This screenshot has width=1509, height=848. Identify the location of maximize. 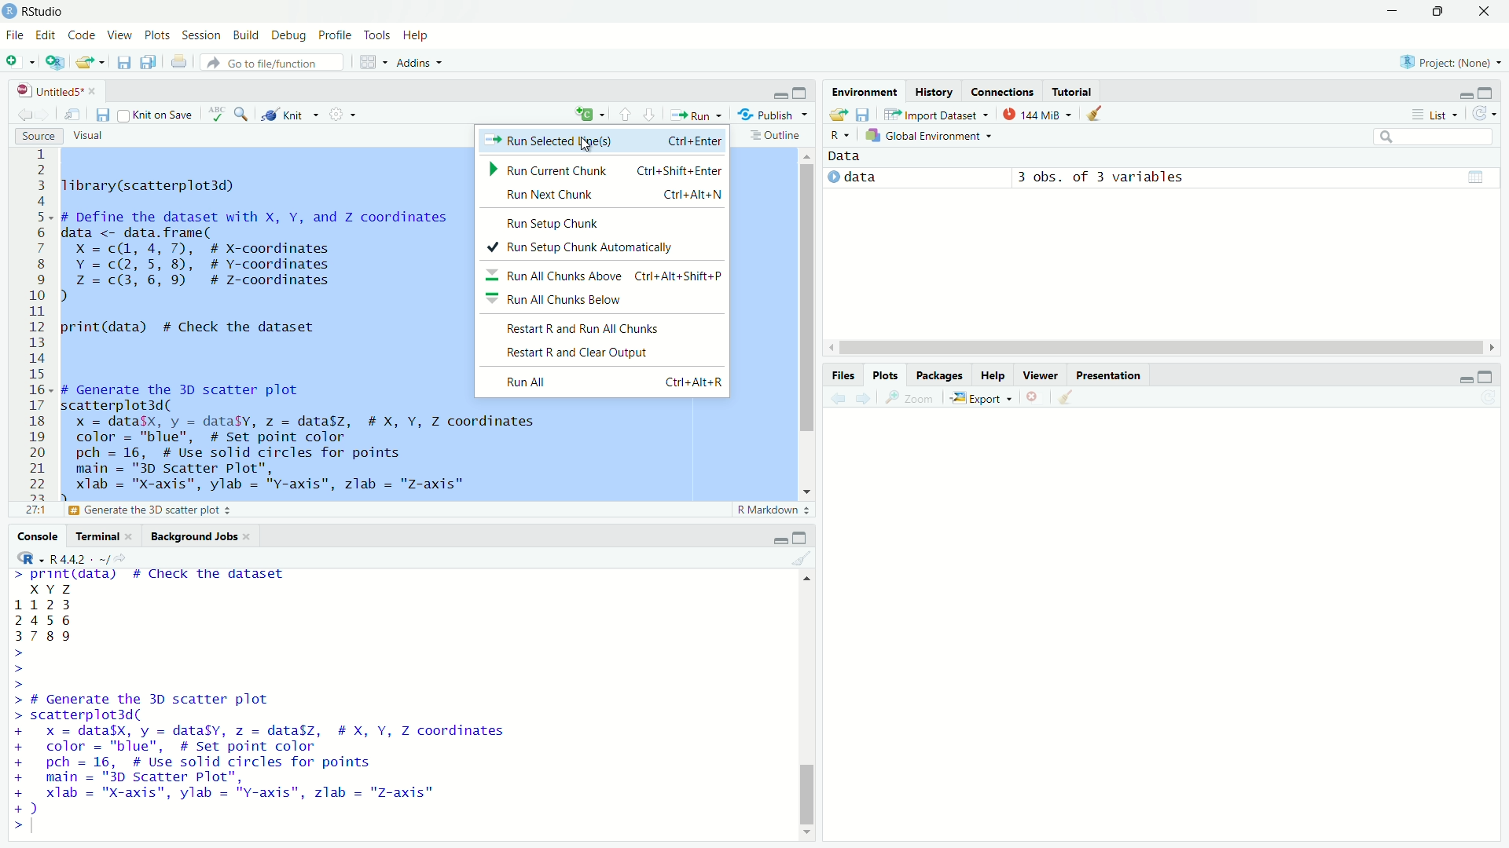
(1438, 12).